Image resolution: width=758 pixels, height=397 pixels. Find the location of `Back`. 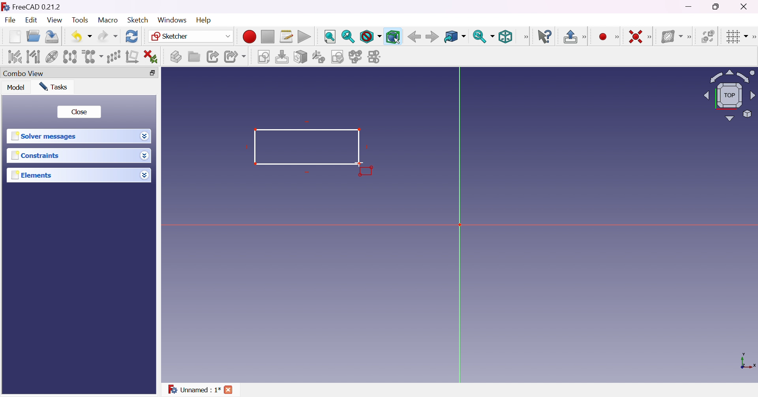

Back is located at coordinates (414, 37).